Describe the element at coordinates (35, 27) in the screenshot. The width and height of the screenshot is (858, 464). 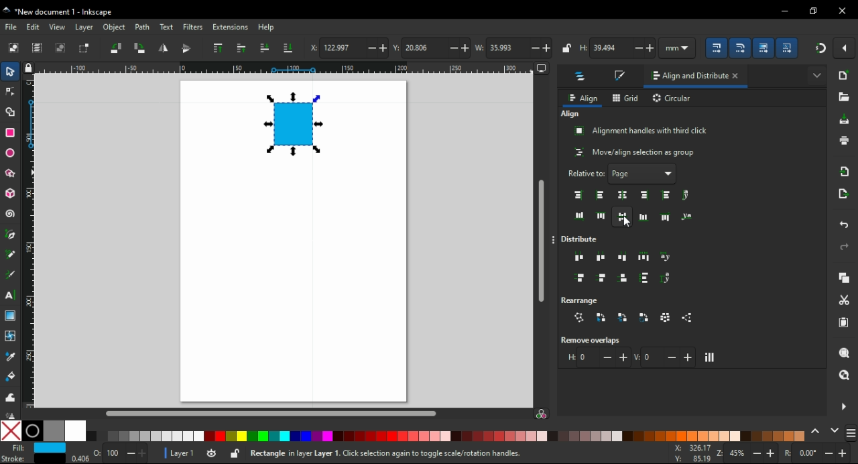
I see `edit` at that location.